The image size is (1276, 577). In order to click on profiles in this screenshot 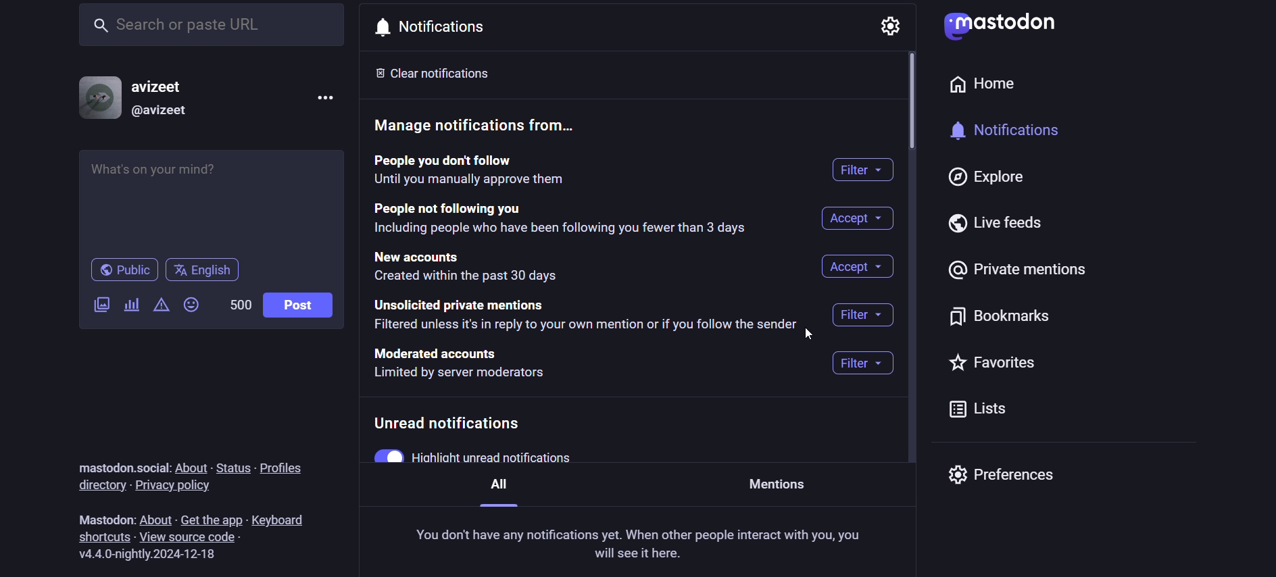, I will do `click(285, 469)`.